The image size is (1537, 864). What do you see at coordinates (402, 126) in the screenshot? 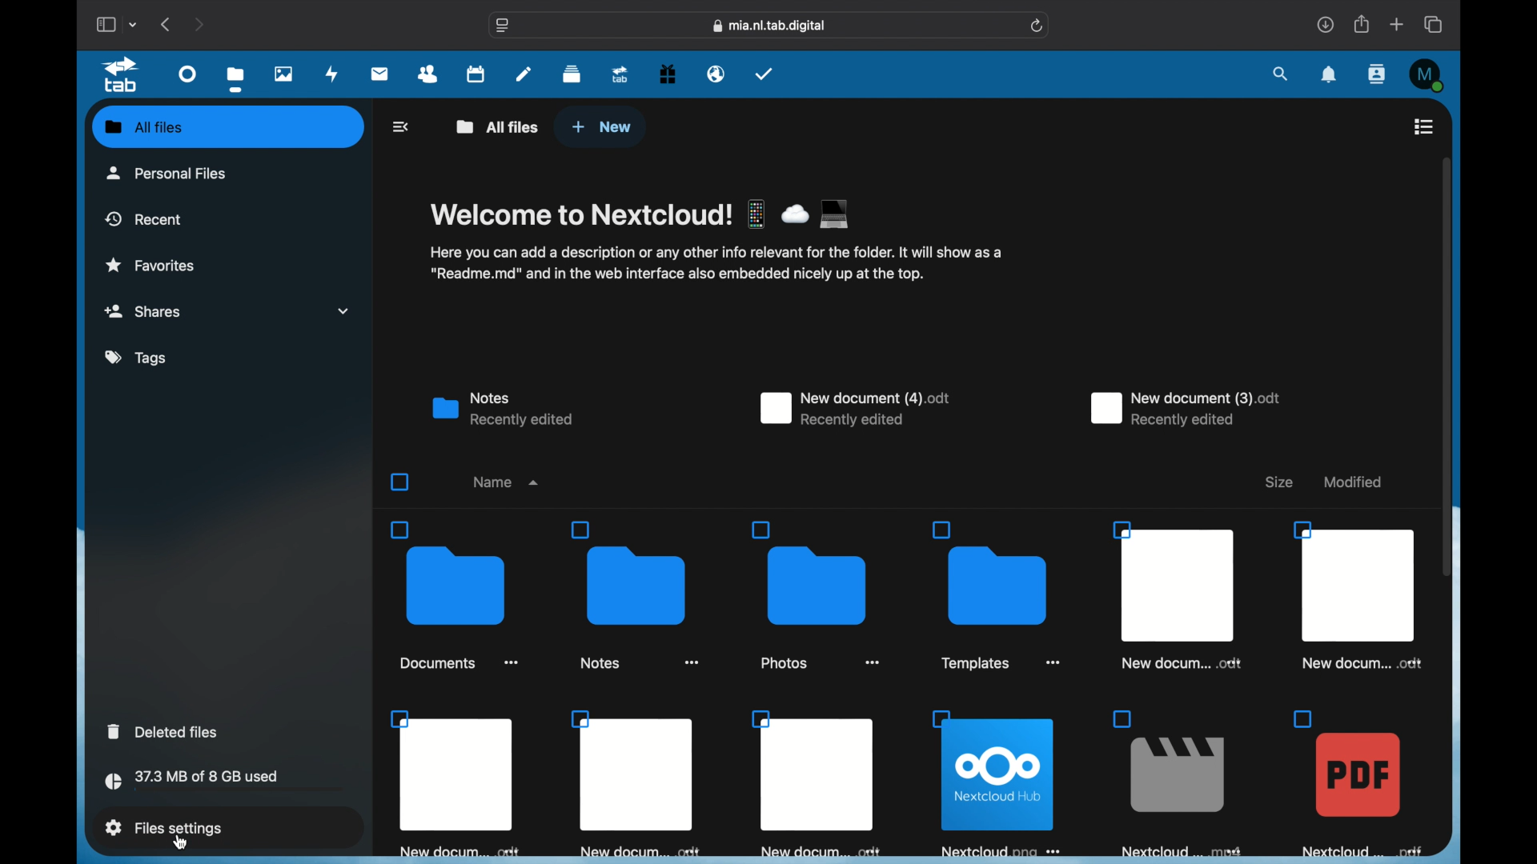
I see `back` at bounding box center [402, 126].